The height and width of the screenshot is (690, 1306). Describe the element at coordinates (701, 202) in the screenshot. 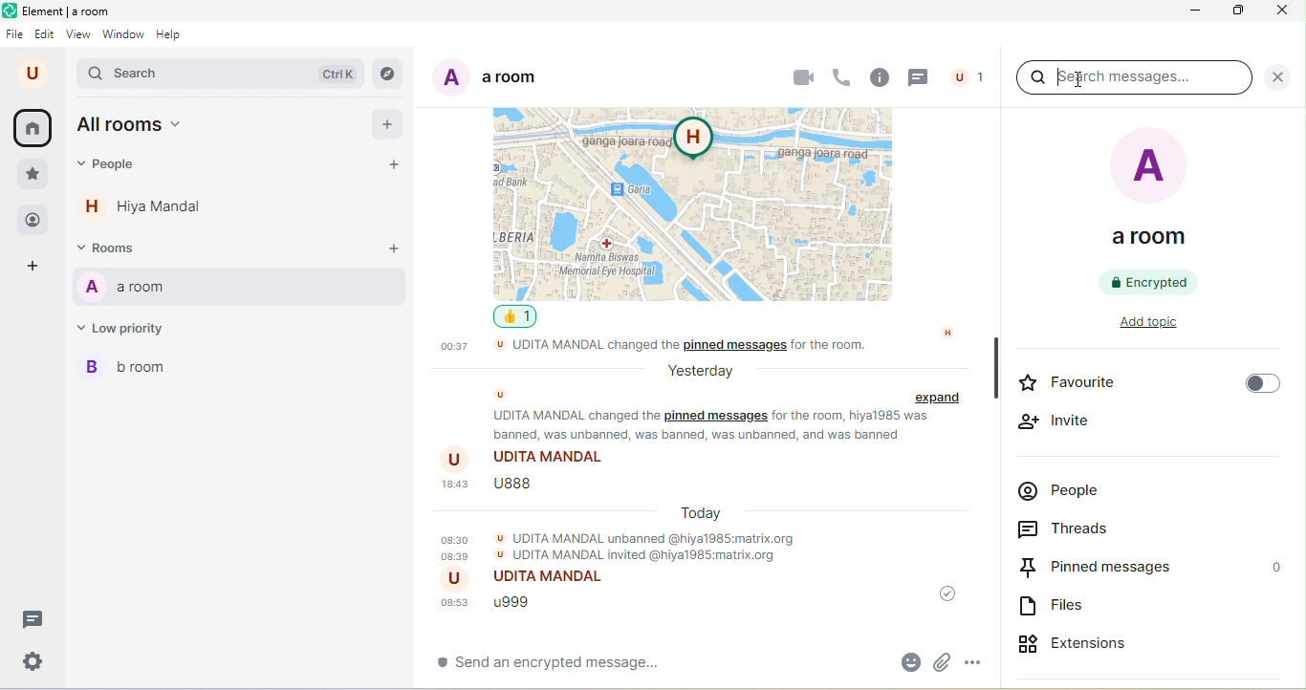

I see `location` at that location.